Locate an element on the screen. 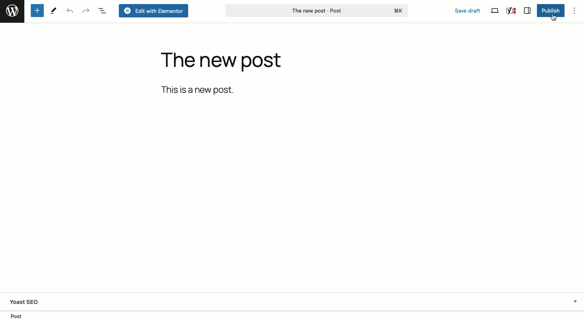  This is a new post. is located at coordinates (200, 90).